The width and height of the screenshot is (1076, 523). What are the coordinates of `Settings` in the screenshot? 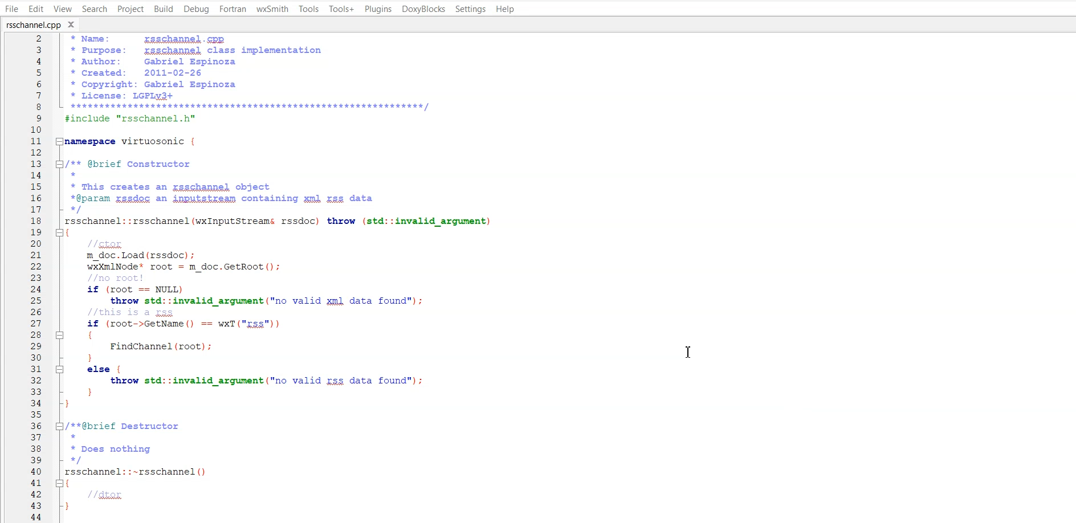 It's located at (471, 9).